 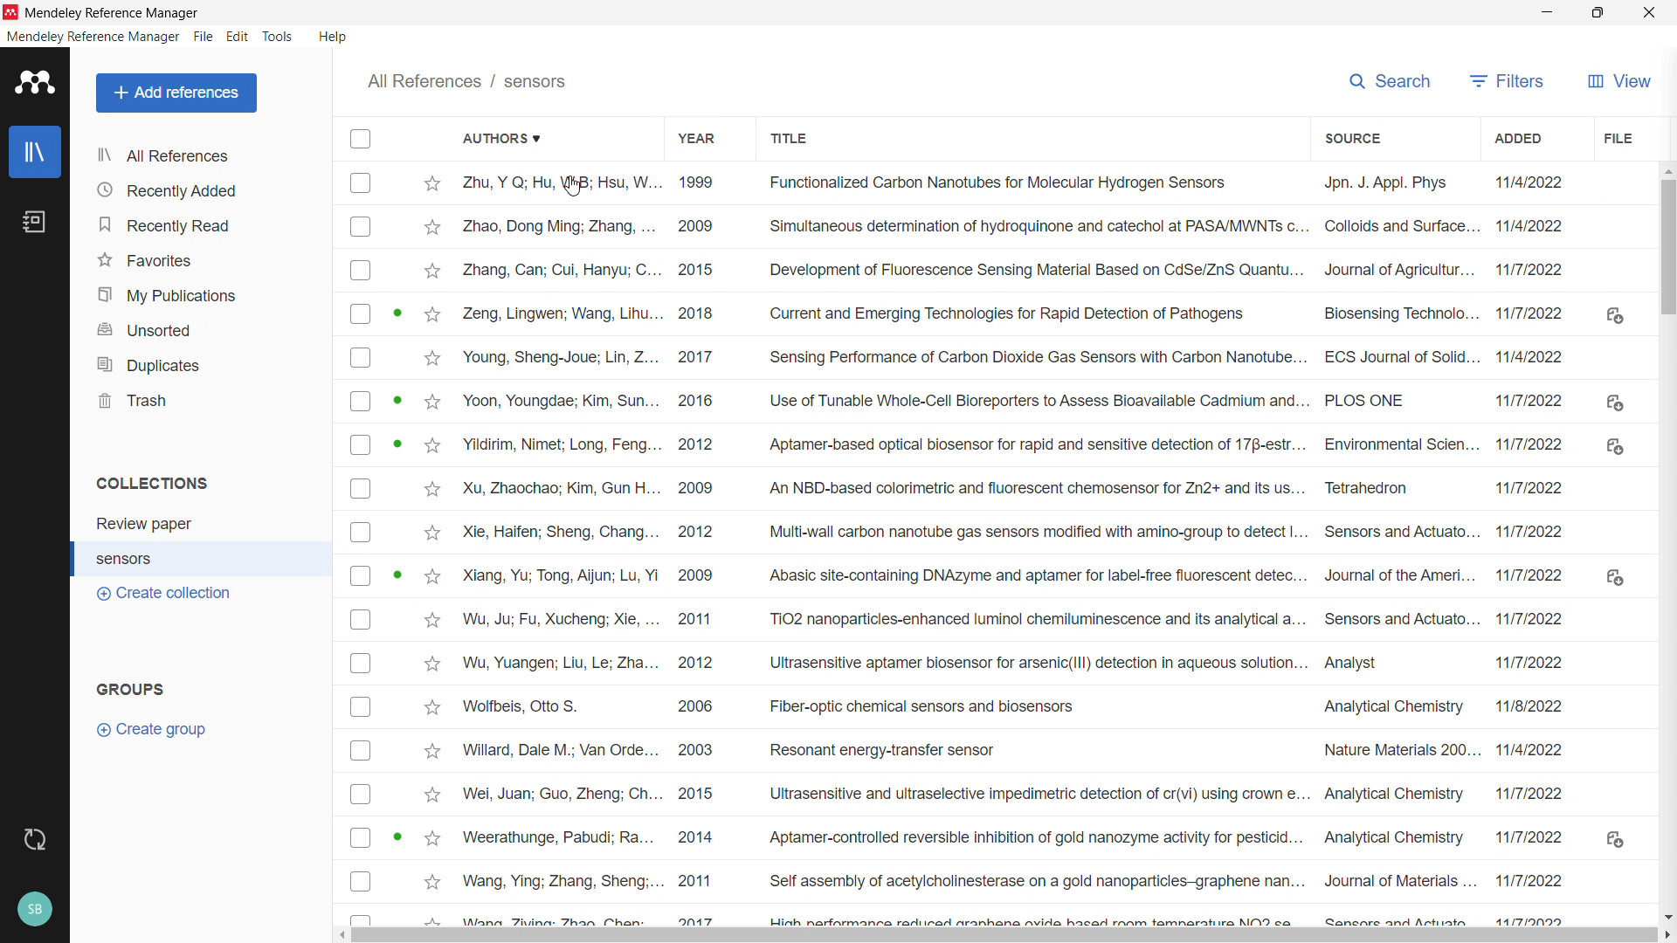 What do you see at coordinates (1667, 936) in the screenshot?
I see `Scroll right ` at bounding box center [1667, 936].